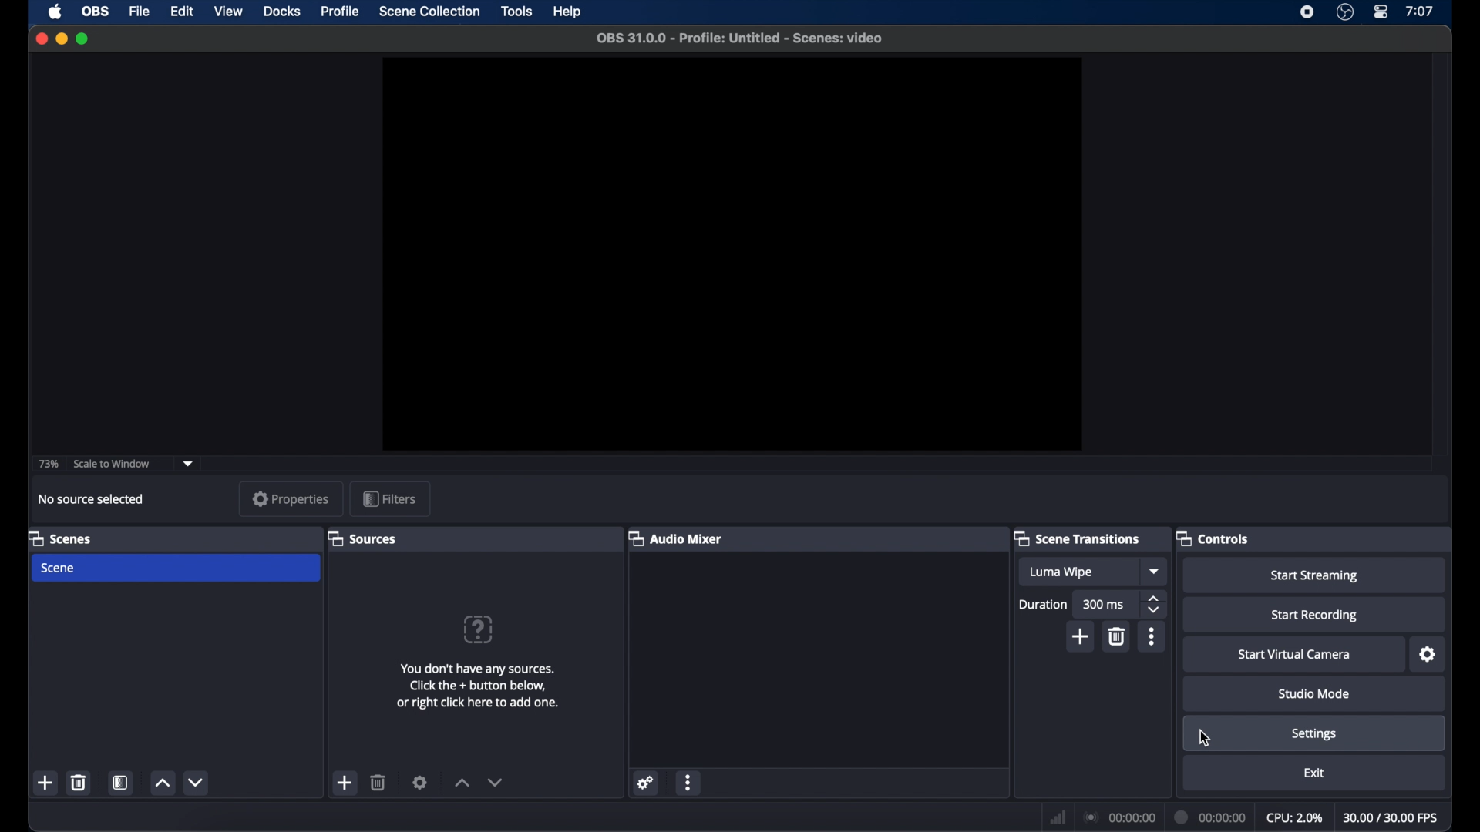  I want to click on close, so click(41, 39).